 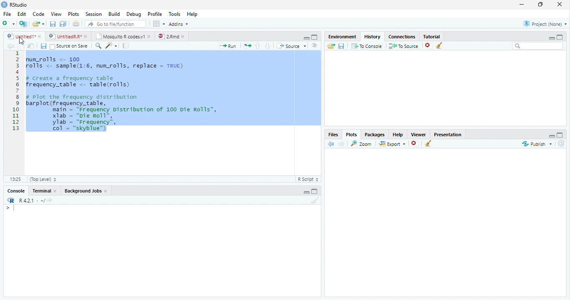 I want to click on Minimize Height, so click(x=551, y=38).